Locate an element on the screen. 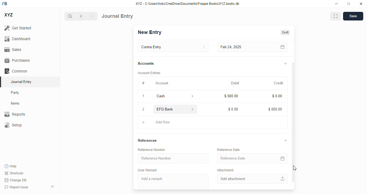  add a remark is located at coordinates (174, 182).